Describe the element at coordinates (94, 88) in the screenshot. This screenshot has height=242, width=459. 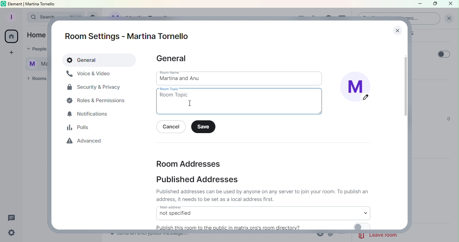
I see `Security and Privacy` at that location.